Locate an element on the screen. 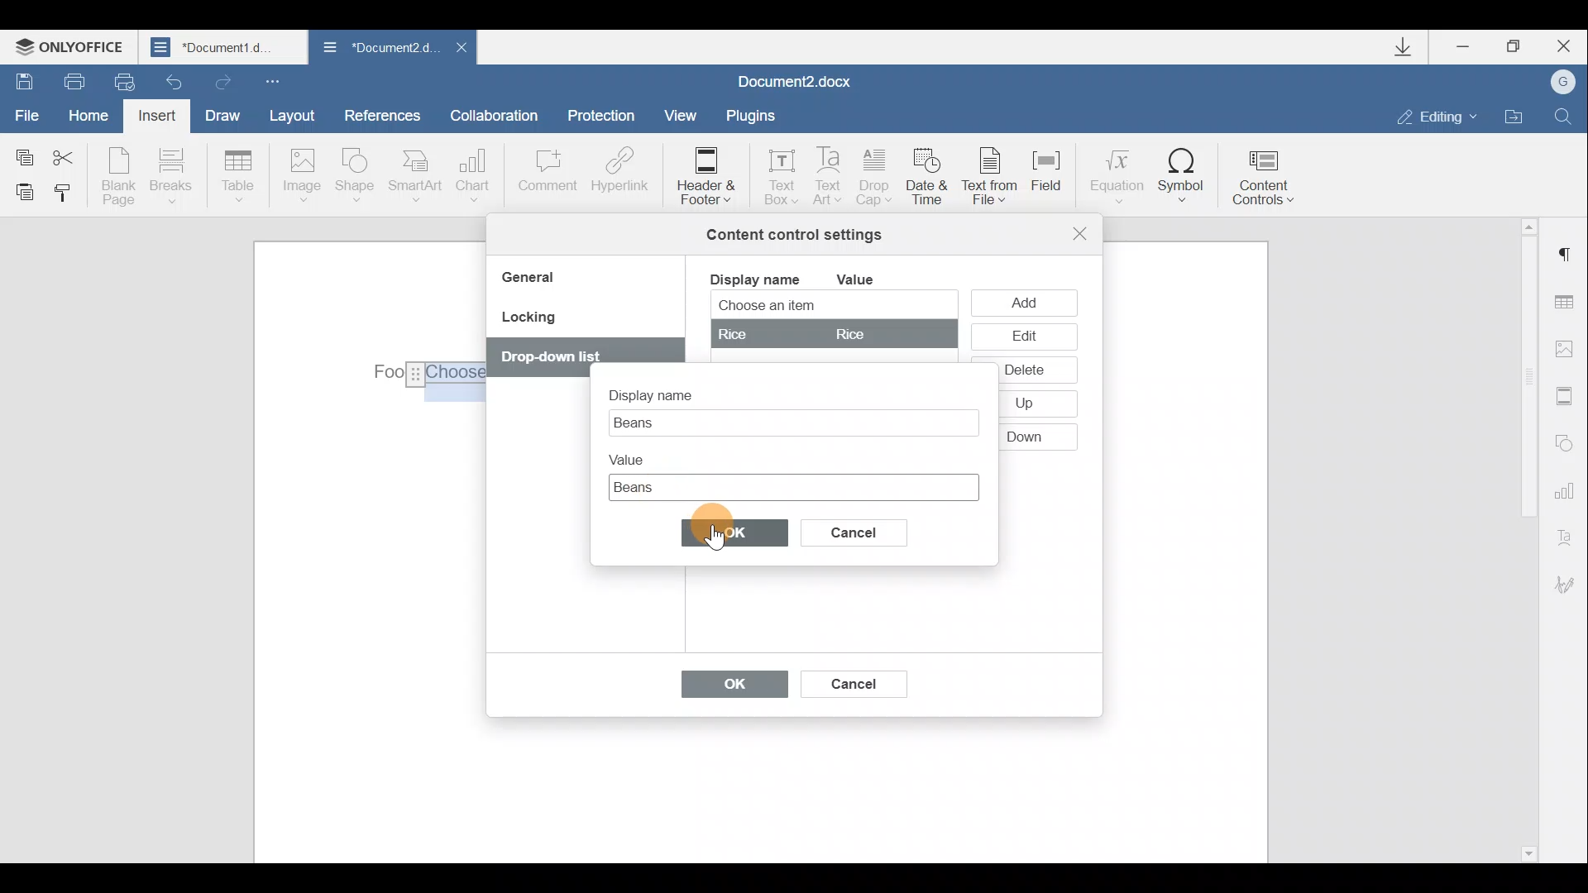 The image size is (1588, 893). General is located at coordinates (534, 279).